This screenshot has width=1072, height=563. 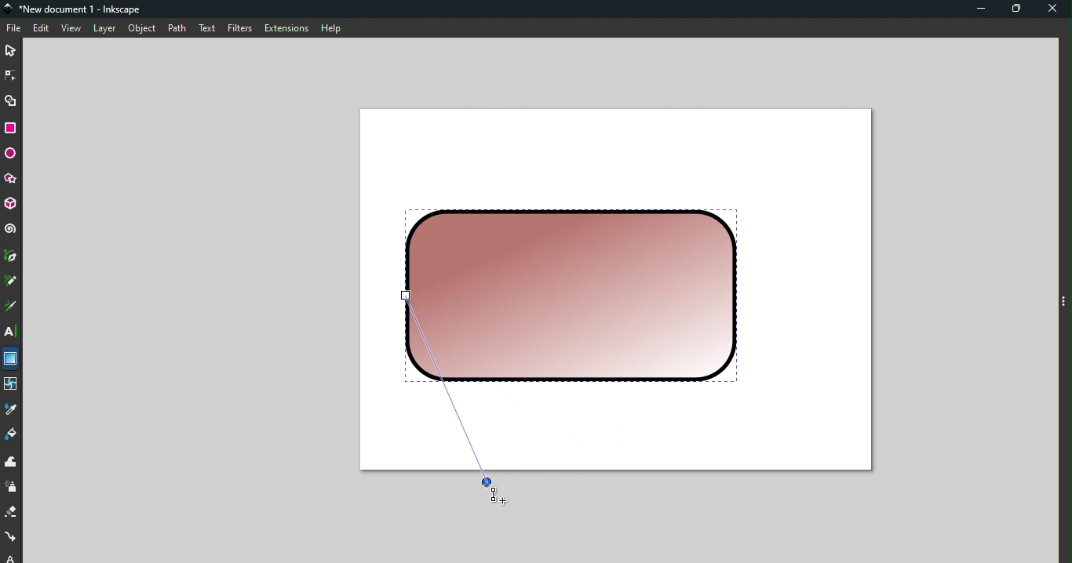 What do you see at coordinates (11, 257) in the screenshot?
I see `Pen tool` at bounding box center [11, 257].